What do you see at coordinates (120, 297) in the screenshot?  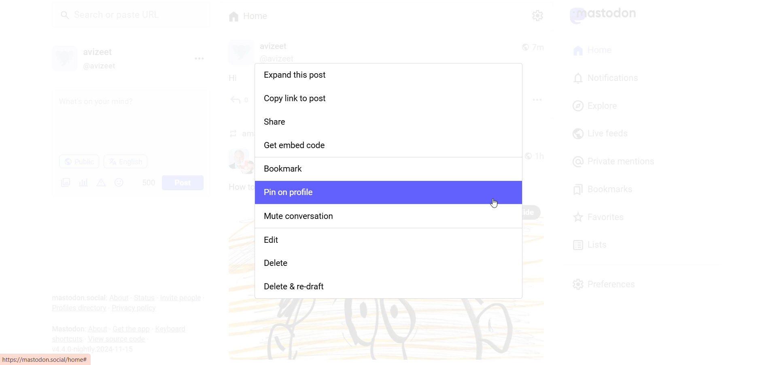 I see `About` at bounding box center [120, 297].